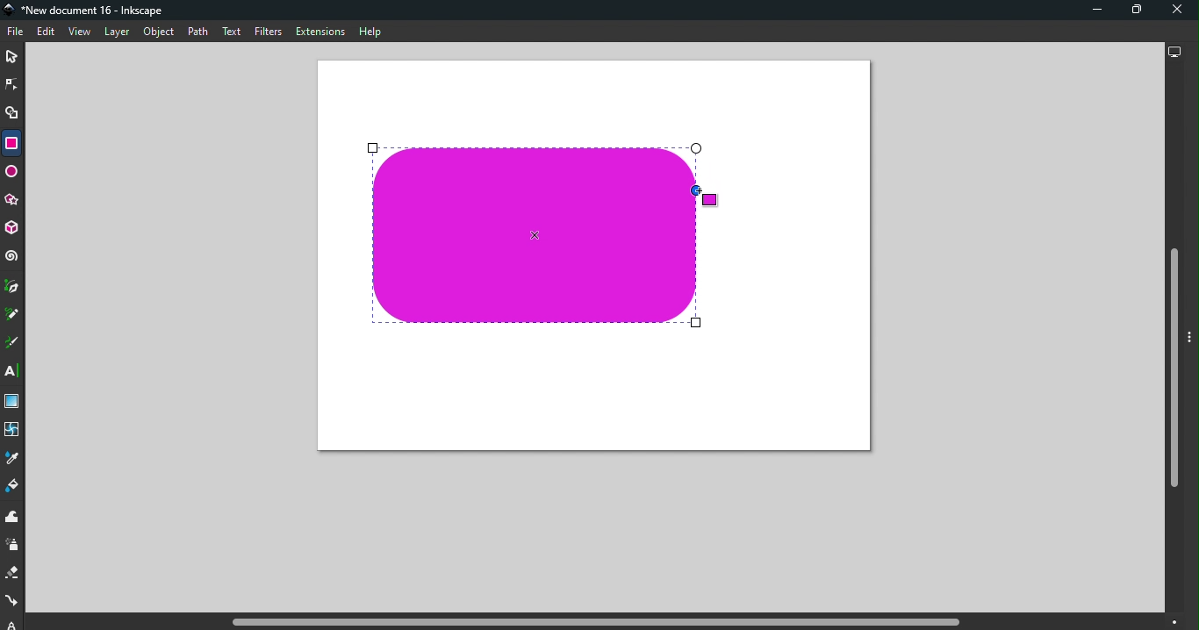  I want to click on Node tool, so click(12, 83).